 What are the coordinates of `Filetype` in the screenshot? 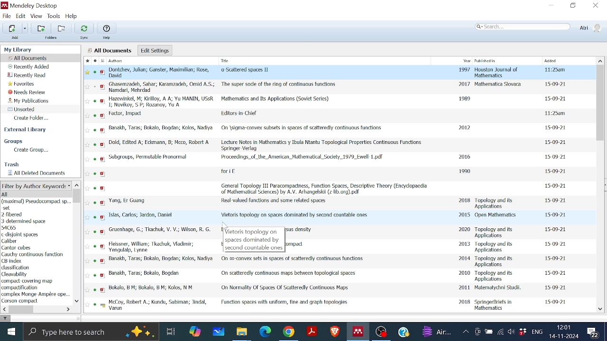 It's located at (104, 62).